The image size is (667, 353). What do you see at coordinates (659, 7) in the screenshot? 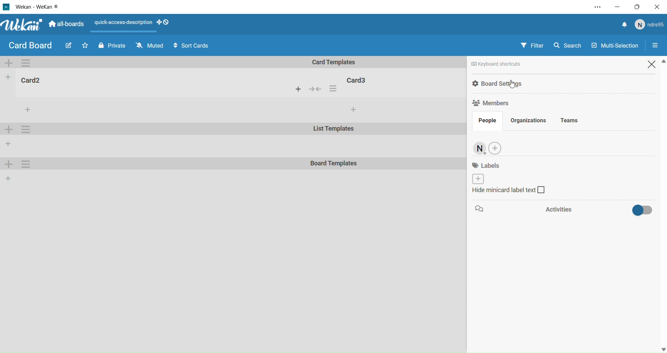
I see `close` at bounding box center [659, 7].